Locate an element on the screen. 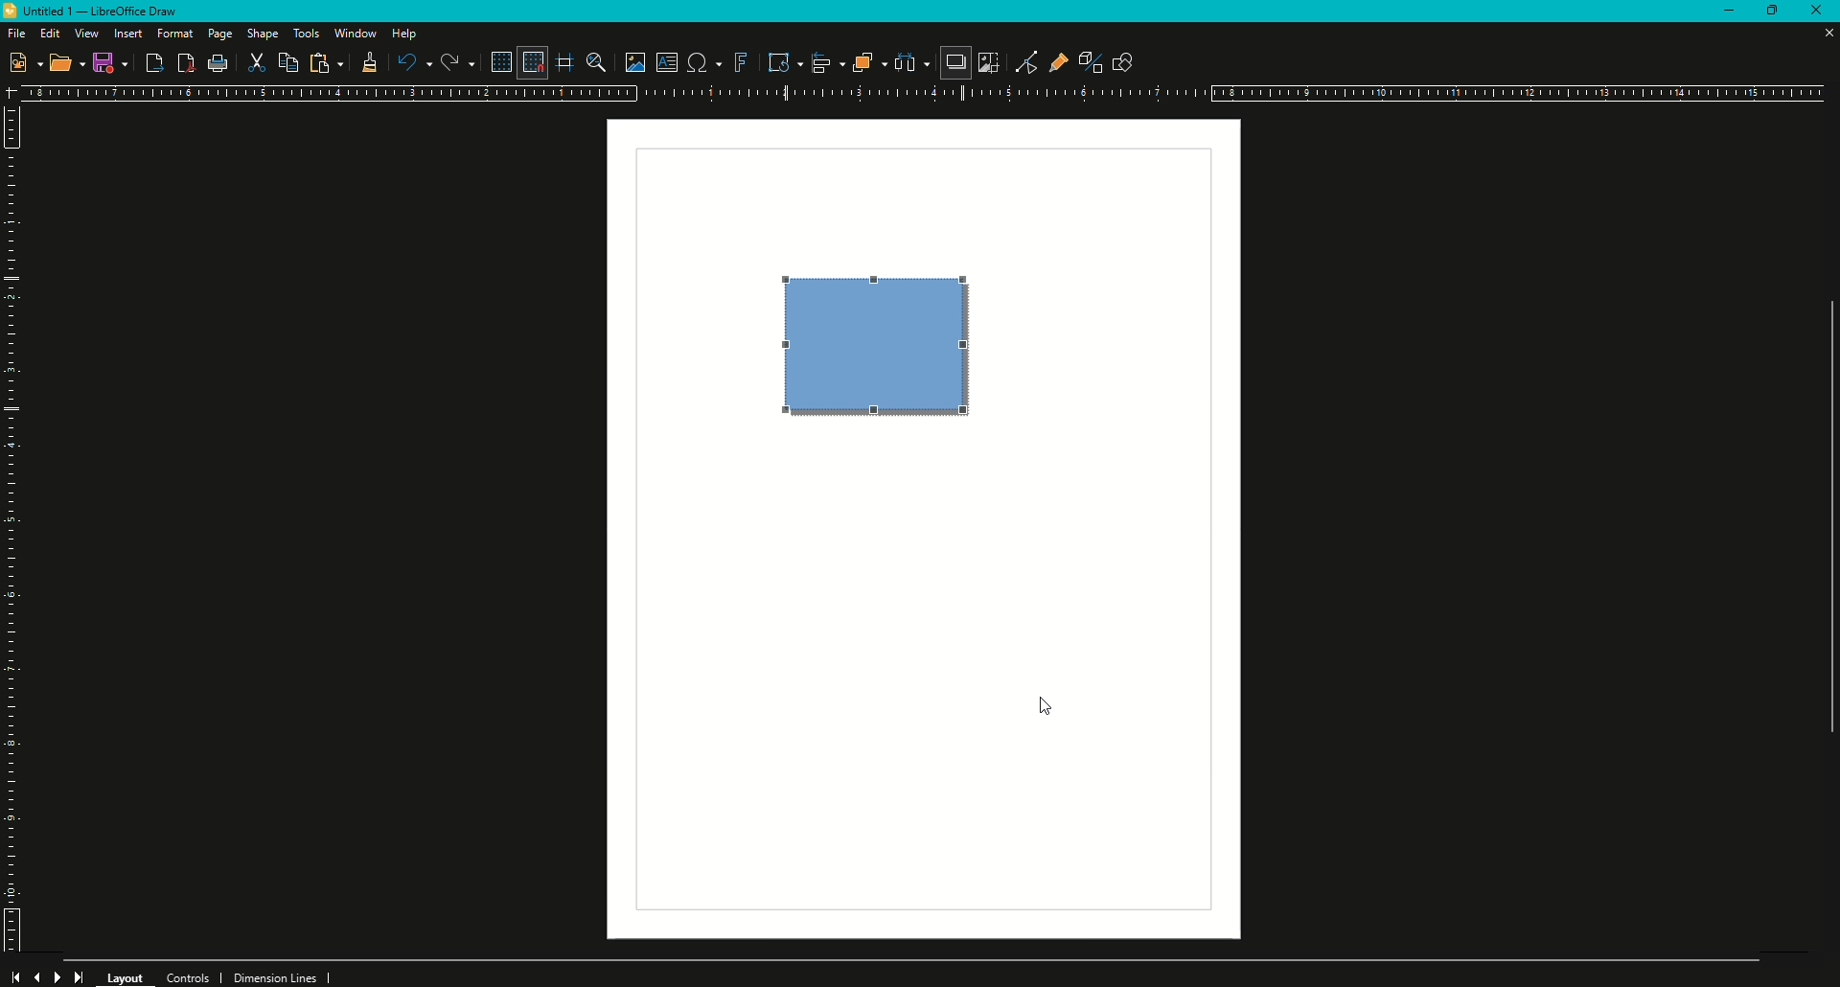  Cut is located at coordinates (258, 64).